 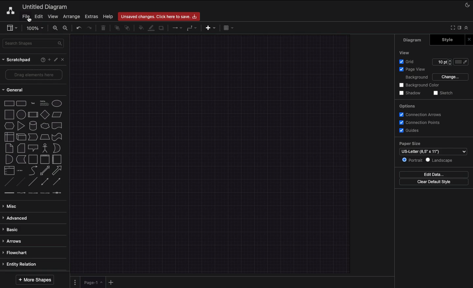 What do you see at coordinates (441, 61) in the screenshot?
I see `10 pt` at bounding box center [441, 61].